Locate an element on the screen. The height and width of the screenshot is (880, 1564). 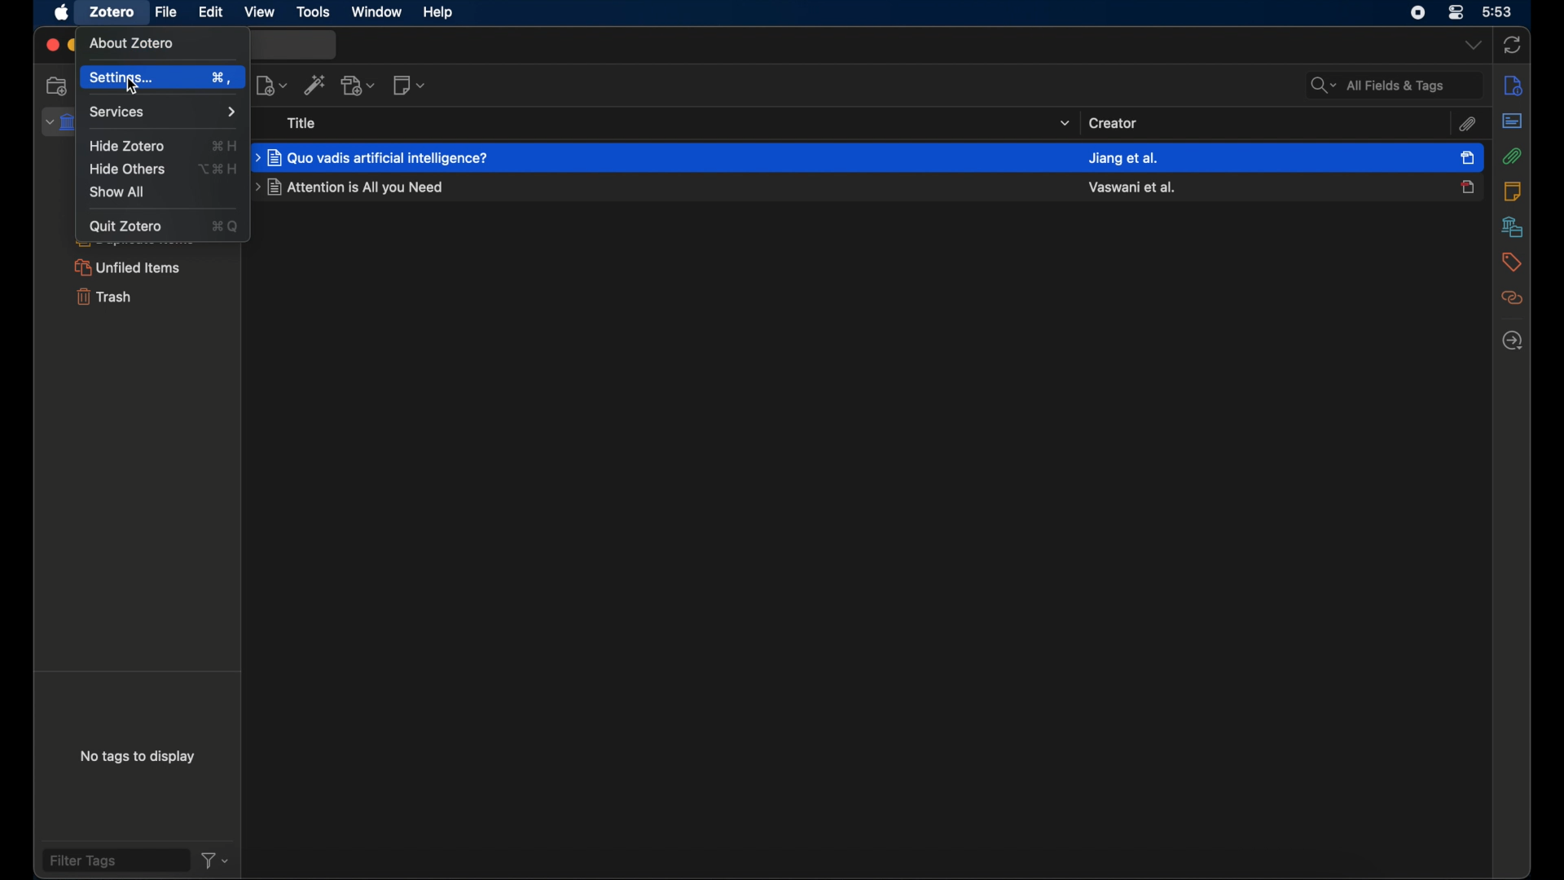
title is located at coordinates (304, 123).